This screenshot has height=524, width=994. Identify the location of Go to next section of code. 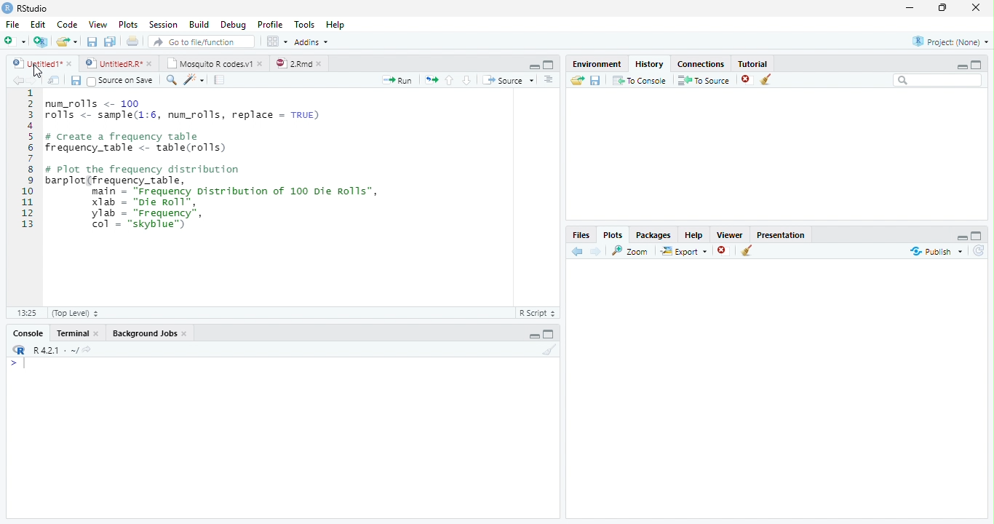
(467, 80).